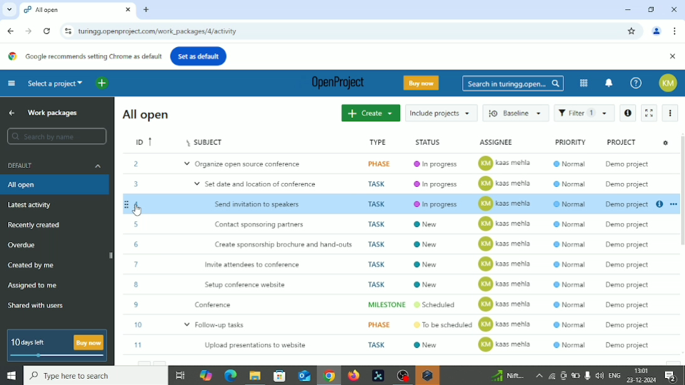 The height and width of the screenshot is (385, 685). I want to click on 10 days left, so click(29, 343).